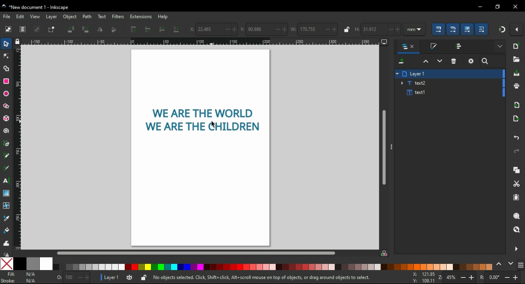  What do you see at coordinates (346, 30) in the screenshot?
I see `lock` at bounding box center [346, 30].